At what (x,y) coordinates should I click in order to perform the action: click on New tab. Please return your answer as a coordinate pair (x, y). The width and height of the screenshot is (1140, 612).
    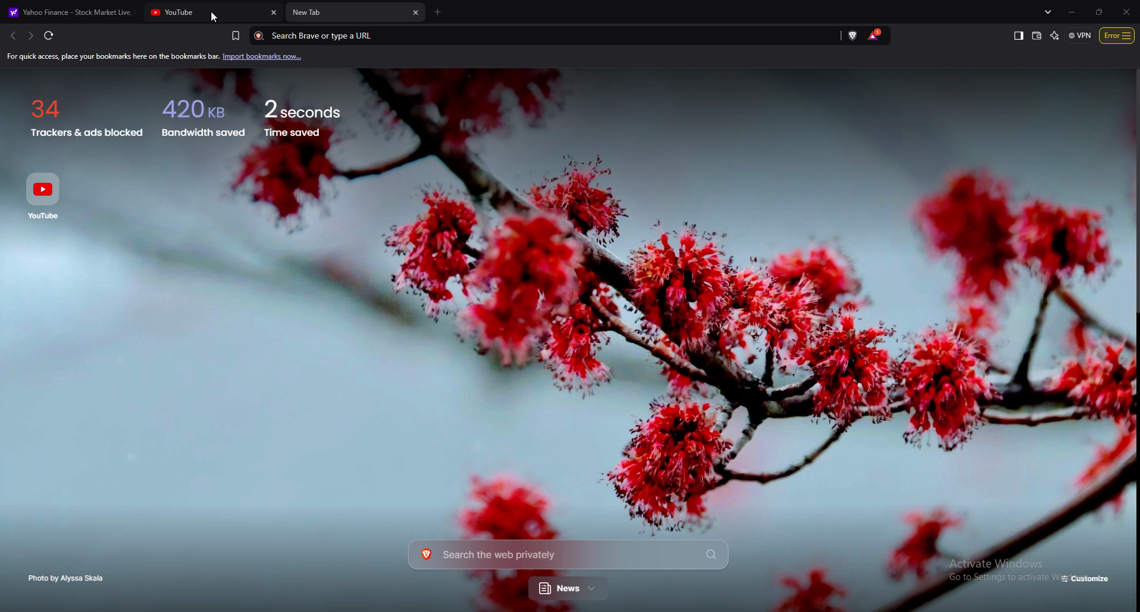
    Looking at the image, I should click on (347, 13).